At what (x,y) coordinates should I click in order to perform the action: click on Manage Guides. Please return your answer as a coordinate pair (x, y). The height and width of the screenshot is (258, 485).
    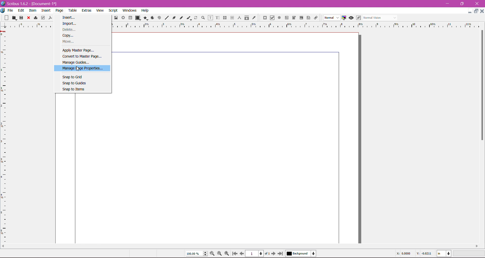
    Looking at the image, I should click on (77, 62).